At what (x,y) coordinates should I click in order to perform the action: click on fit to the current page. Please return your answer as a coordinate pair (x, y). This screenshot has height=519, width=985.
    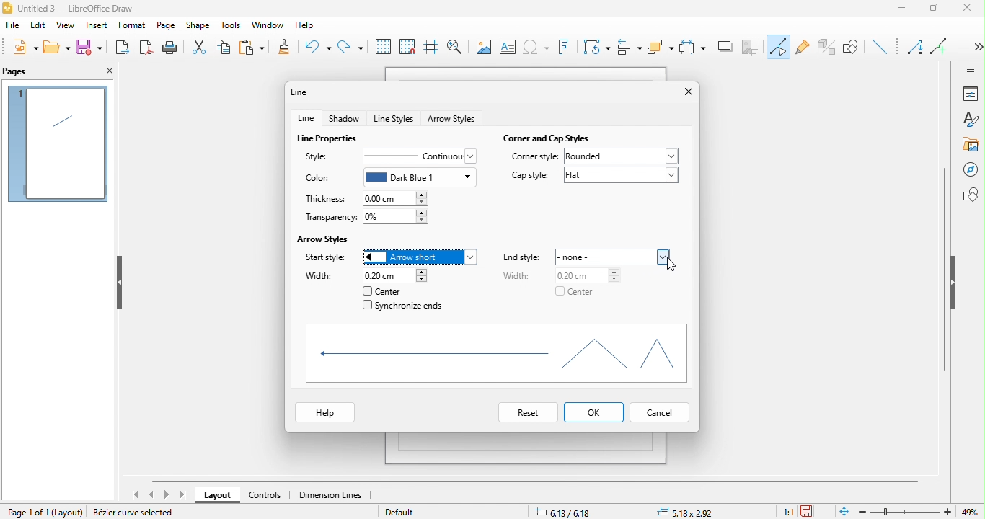
    Looking at the image, I should click on (842, 511).